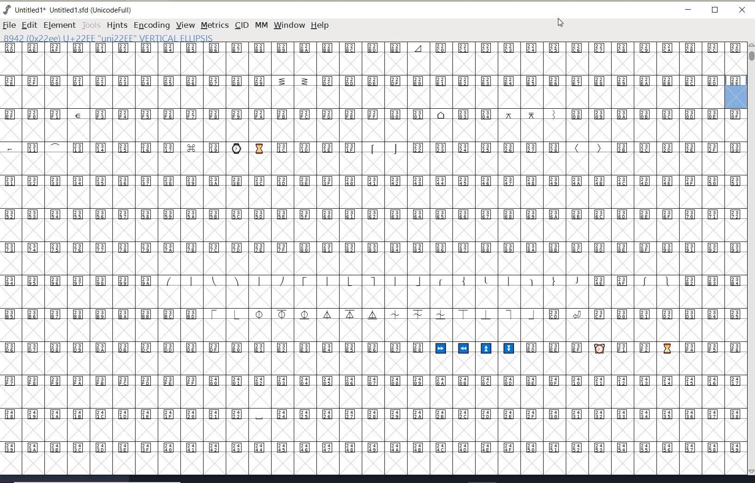 This screenshot has width=755, height=483. Describe the element at coordinates (184, 25) in the screenshot. I see `VIEW` at that location.